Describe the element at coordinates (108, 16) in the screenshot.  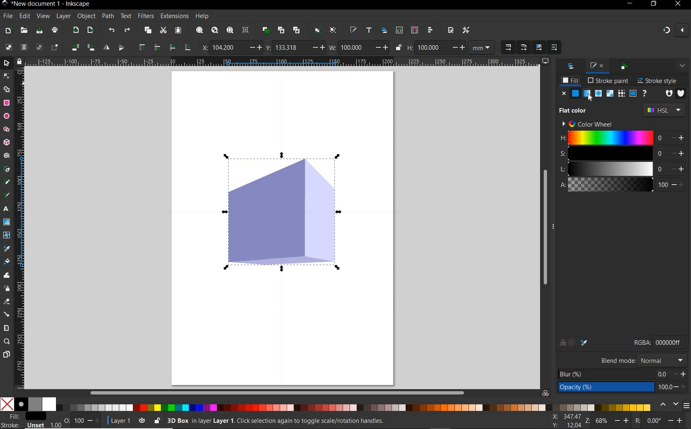
I see `PATH` at that location.